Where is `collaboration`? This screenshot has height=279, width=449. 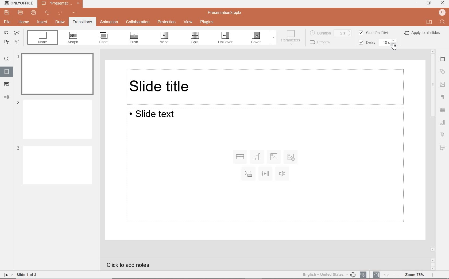
collaboration is located at coordinates (138, 22).